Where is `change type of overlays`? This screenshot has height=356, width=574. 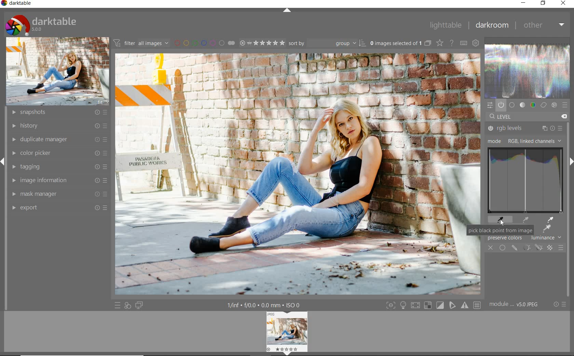 change type of overlays is located at coordinates (439, 44).